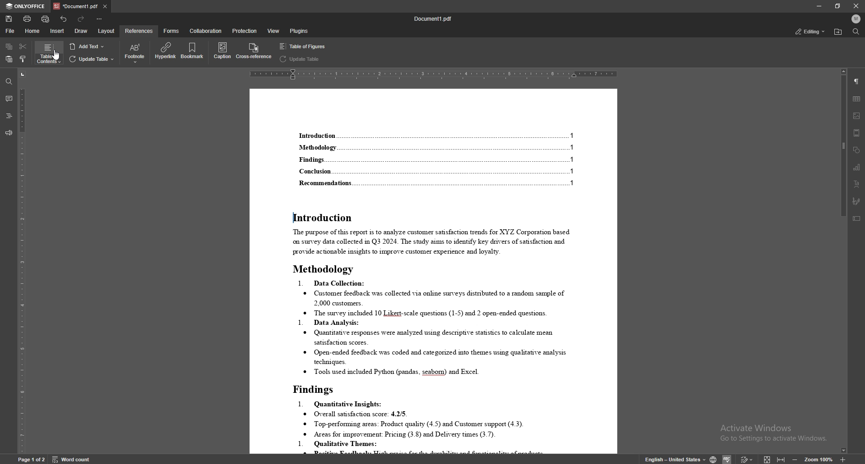 The width and height of the screenshot is (865, 464). What do you see at coordinates (74, 6) in the screenshot?
I see `tab` at bounding box center [74, 6].